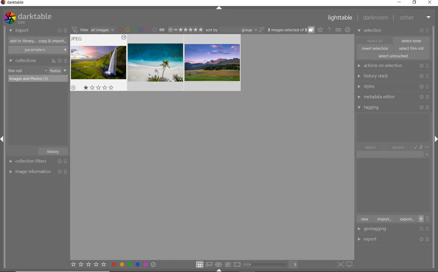 This screenshot has width=438, height=272. I want to click on images, so click(156, 63).